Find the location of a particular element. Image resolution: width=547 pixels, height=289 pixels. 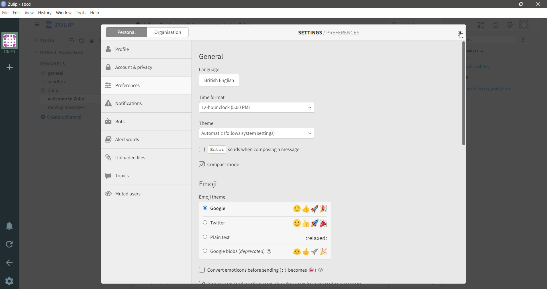

Google blobs(deprecated) is located at coordinates (264, 251).